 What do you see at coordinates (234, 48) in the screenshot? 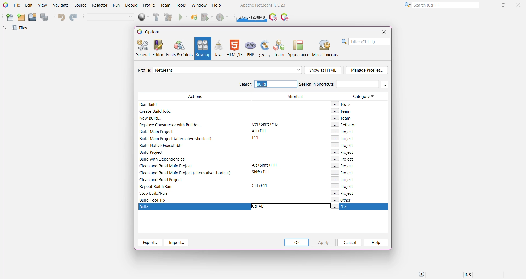
I see `HTML/JS` at bounding box center [234, 48].